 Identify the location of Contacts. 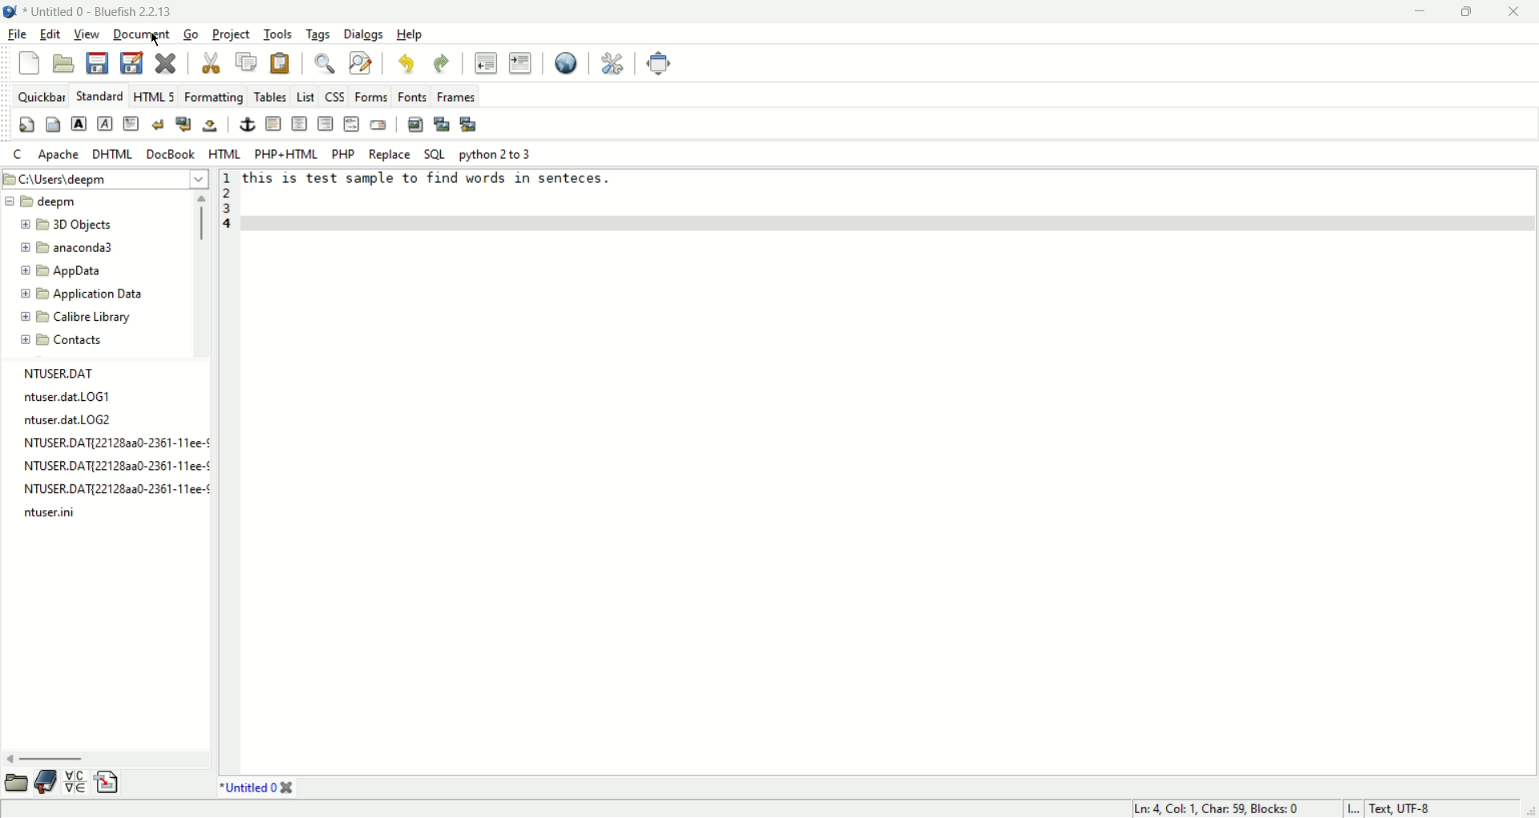
(97, 340).